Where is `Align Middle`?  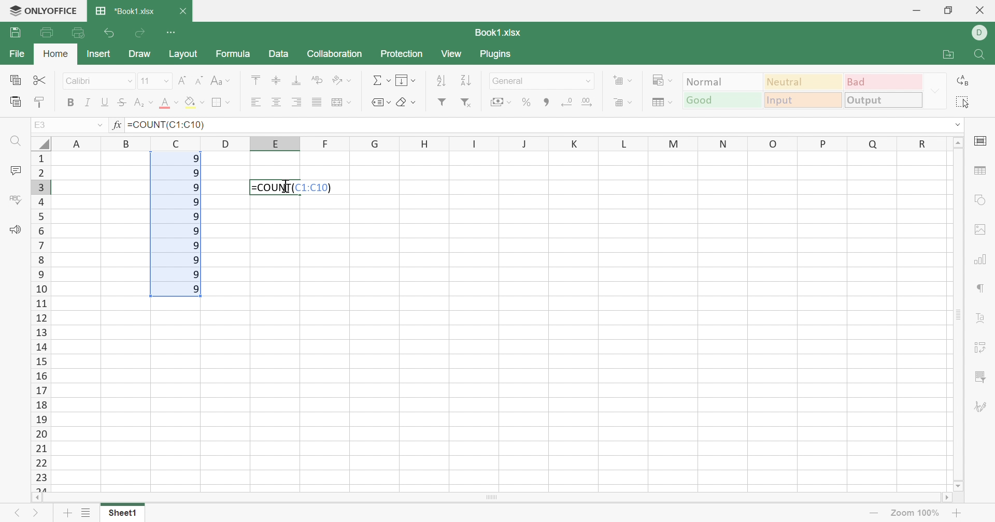
Align Middle is located at coordinates (276, 80).